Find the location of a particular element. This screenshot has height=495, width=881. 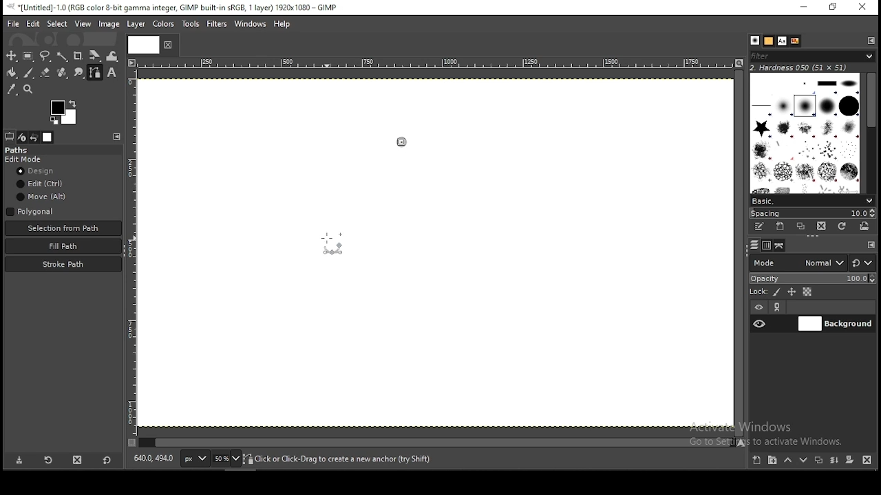

layer visibility on/off is located at coordinates (760, 323).